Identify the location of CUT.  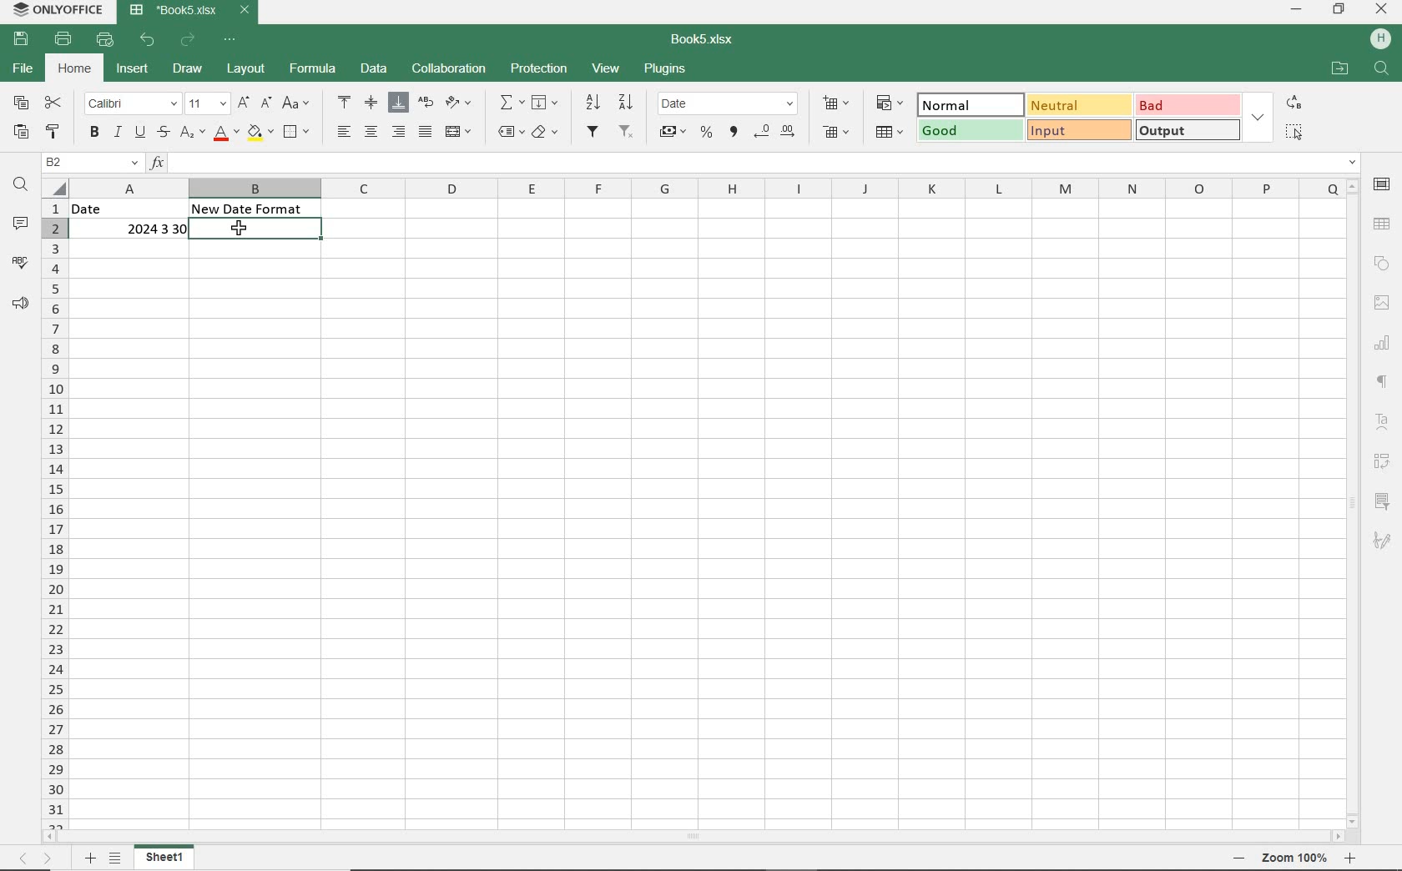
(53, 104).